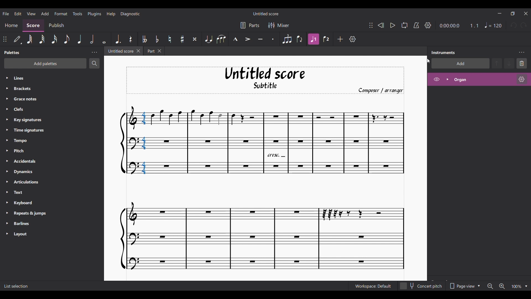  Describe the element at coordinates (33, 26) in the screenshot. I see `Score, current section highlighted ` at that location.